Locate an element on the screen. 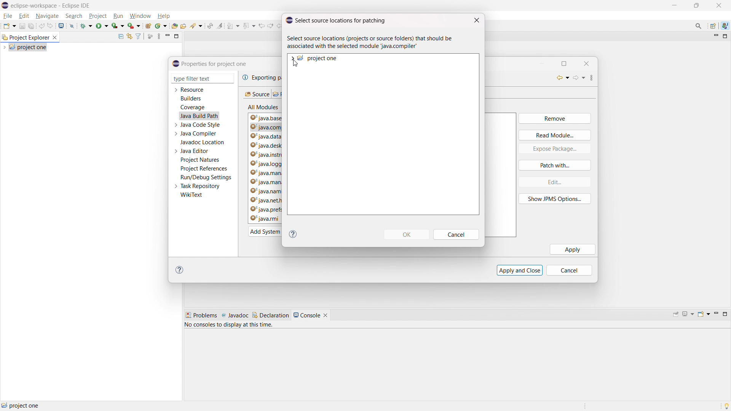  resource is located at coordinates (193, 89).